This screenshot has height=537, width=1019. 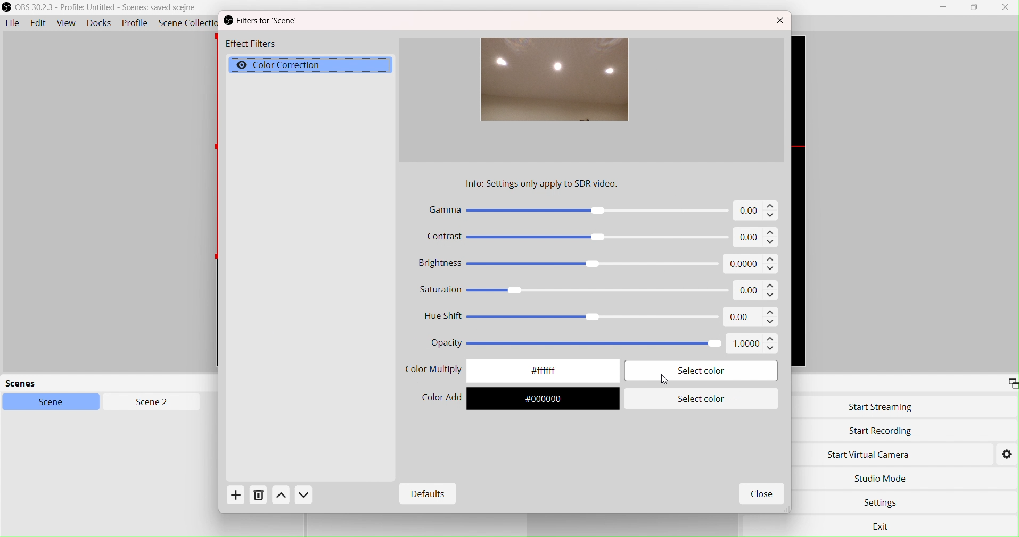 What do you see at coordinates (760, 495) in the screenshot?
I see `Close` at bounding box center [760, 495].